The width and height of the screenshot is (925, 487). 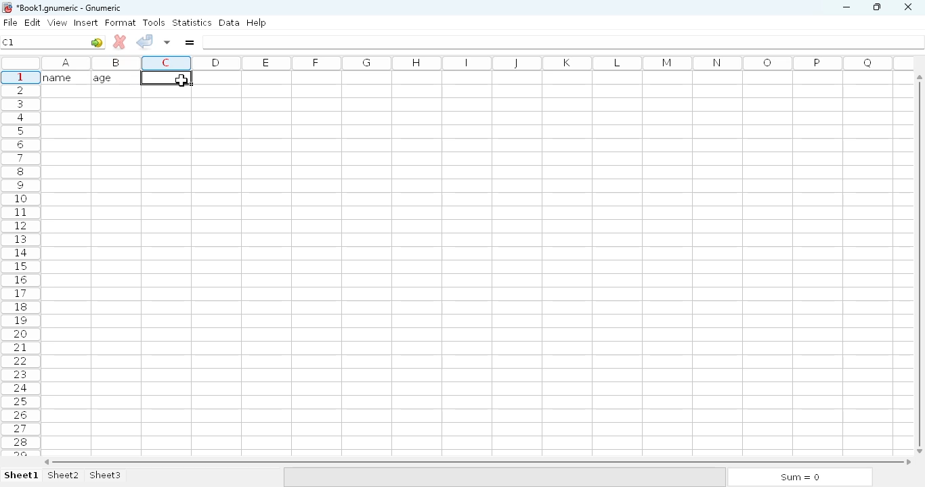 What do you see at coordinates (10, 22) in the screenshot?
I see `file` at bounding box center [10, 22].